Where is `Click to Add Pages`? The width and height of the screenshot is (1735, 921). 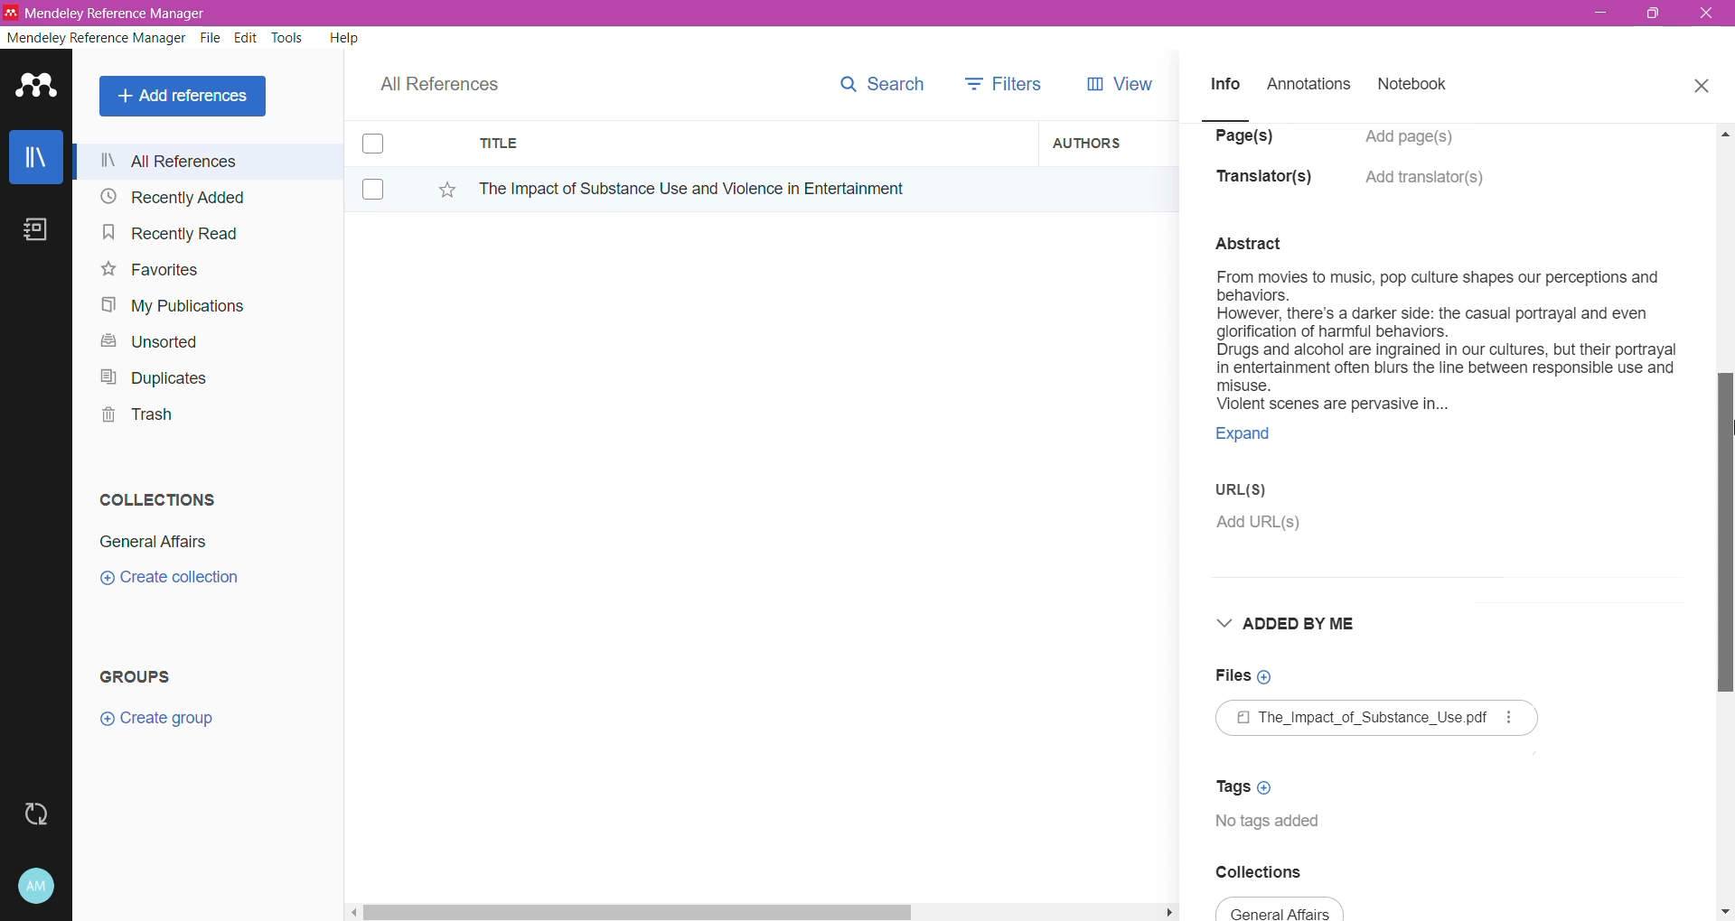
Click to Add Pages is located at coordinates (1418, 139).